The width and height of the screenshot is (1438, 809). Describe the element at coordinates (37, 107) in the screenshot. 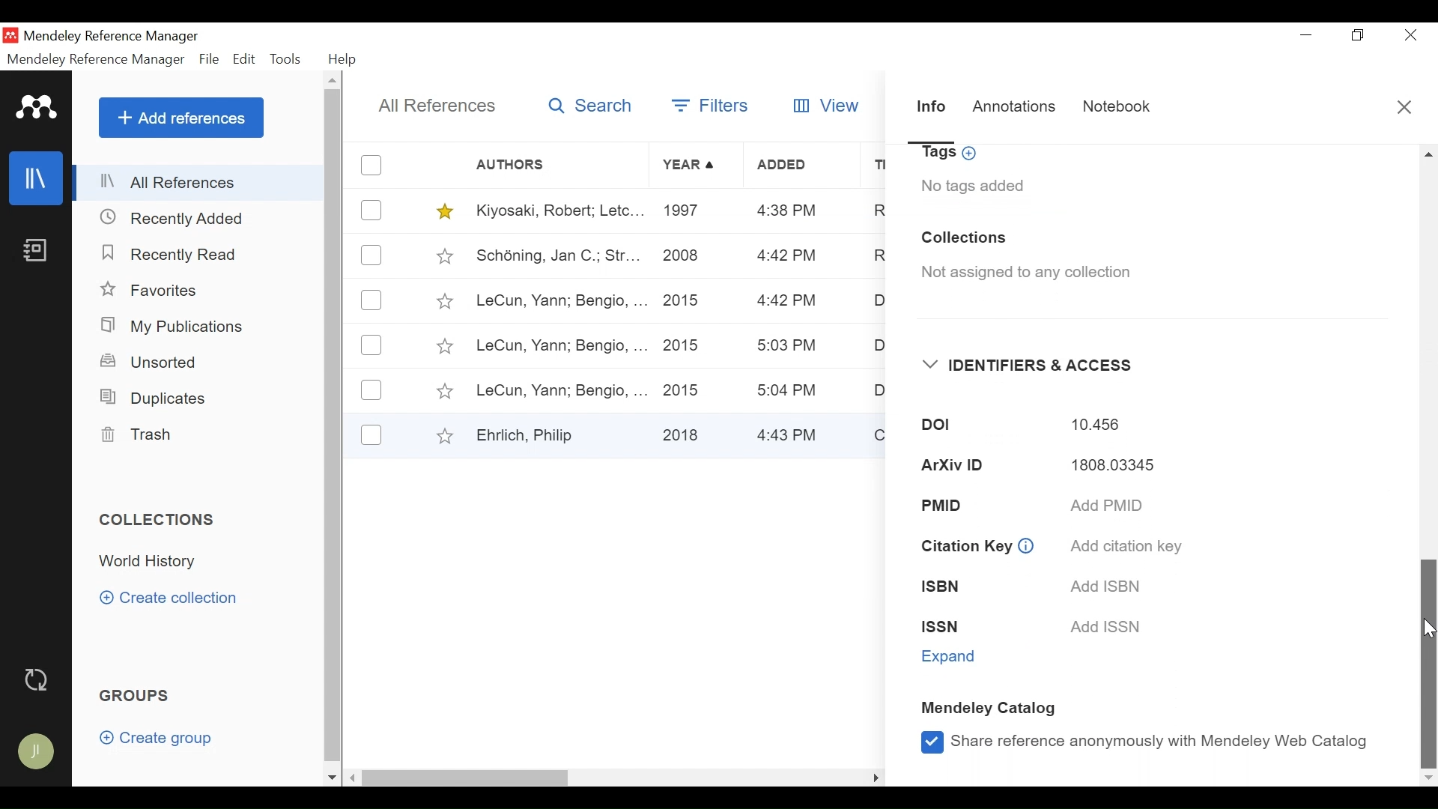

I see `Mendeley` at that location.